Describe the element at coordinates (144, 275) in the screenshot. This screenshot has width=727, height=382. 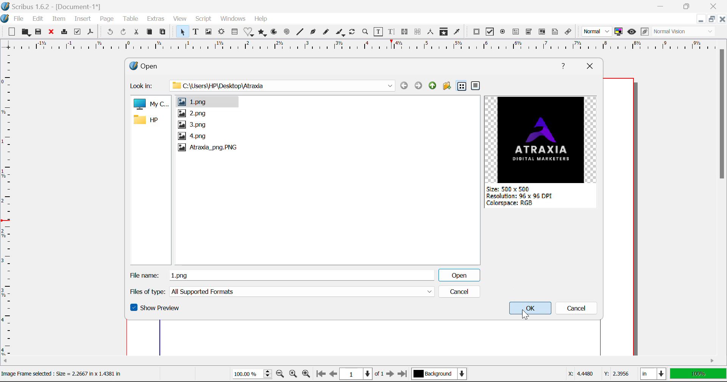
I see `File name:` at that location.